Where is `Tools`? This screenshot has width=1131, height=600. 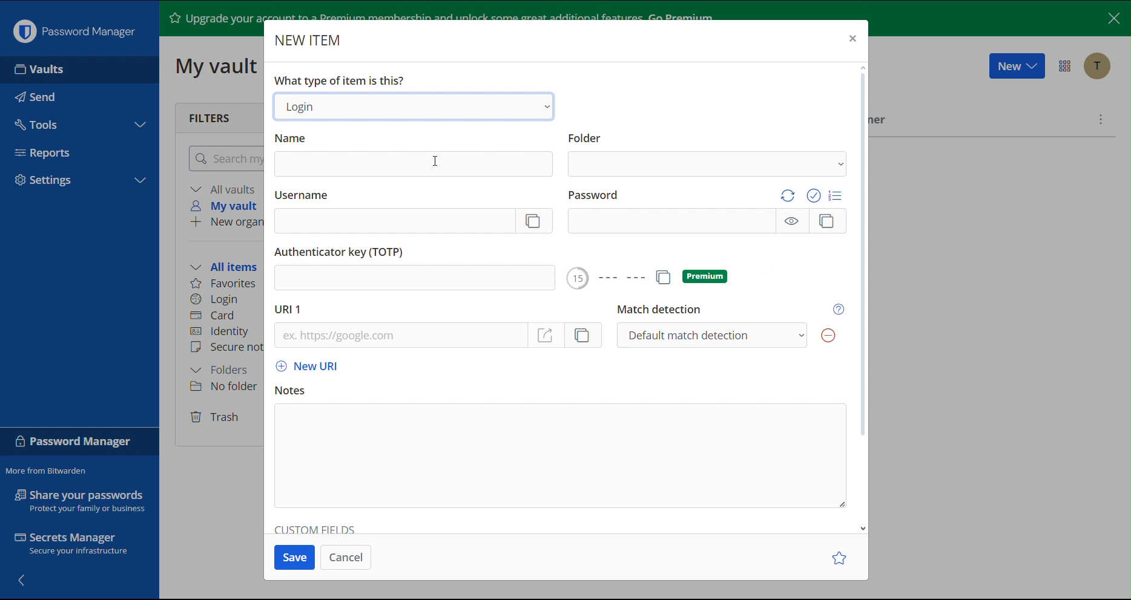
Tools is located at coordinates (76, 123).